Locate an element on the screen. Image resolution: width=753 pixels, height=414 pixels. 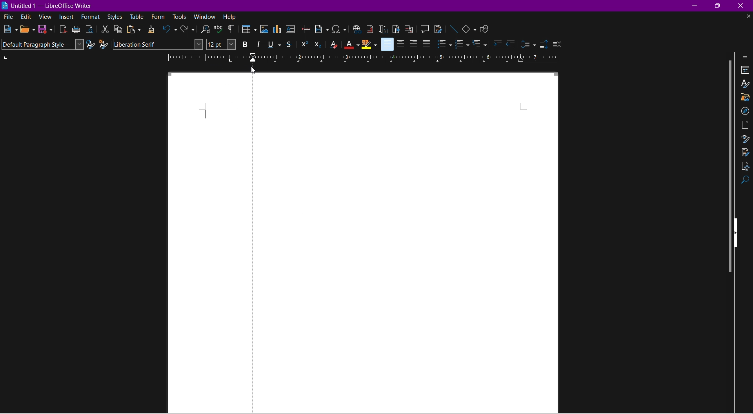
Insert Footnote is located at coordinates (369, 29).